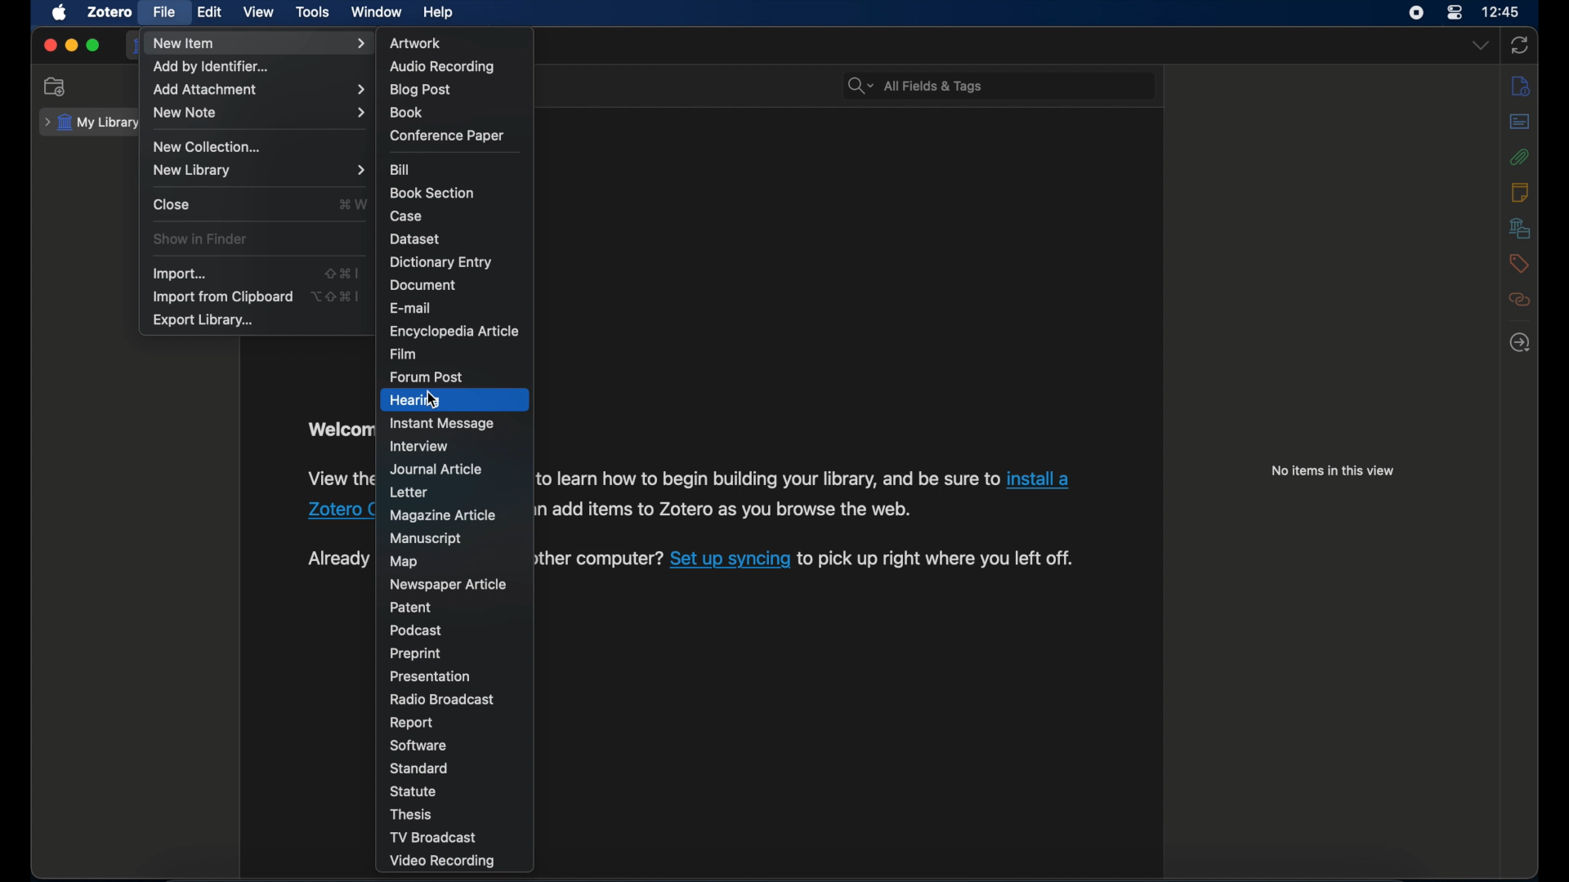  I want to click on libraries, so click(1520, 228).